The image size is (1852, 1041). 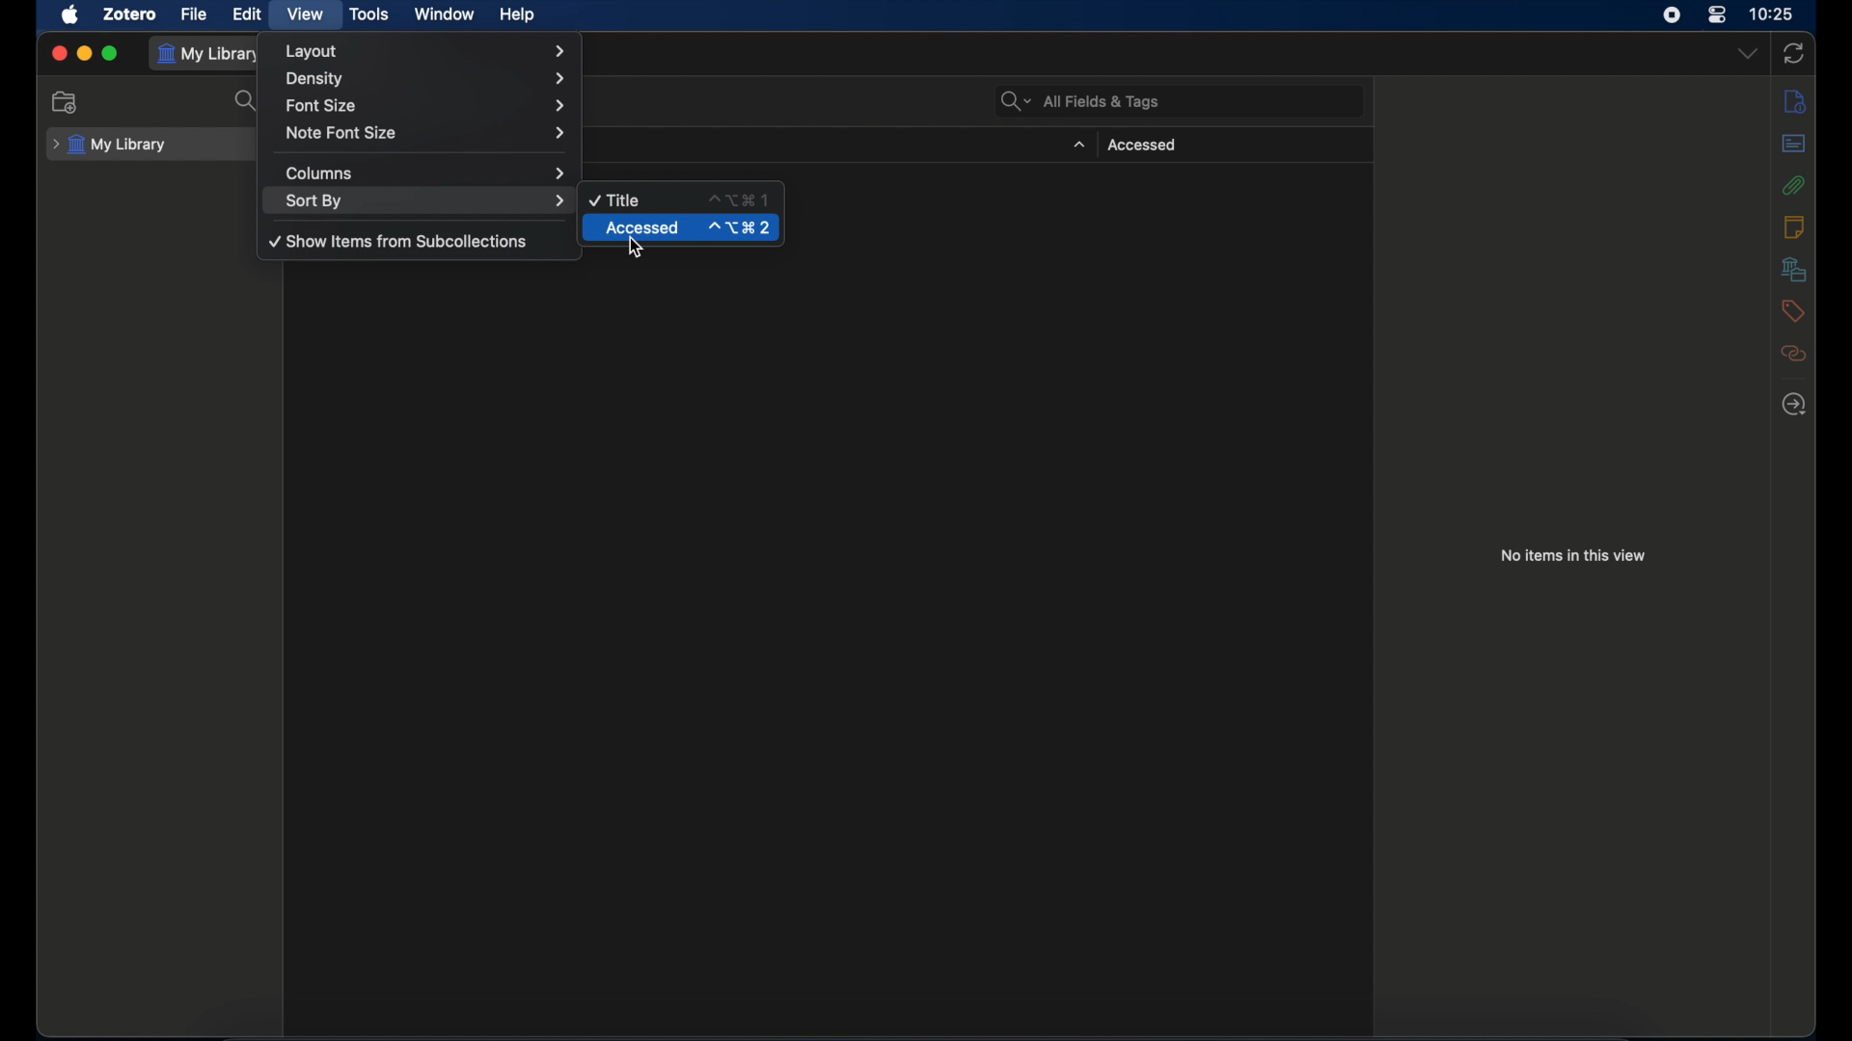 What do you see at coordinates (1795, 405) in the screenshot?
I see `locate` at bounding box center [1795, 405].